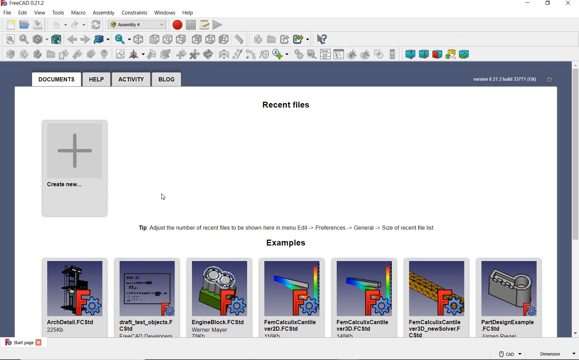 The height and width of the screenshot is (360, 579). Describe the element at coordinates (10, 25) in the screenshot. I see `new` at that location.